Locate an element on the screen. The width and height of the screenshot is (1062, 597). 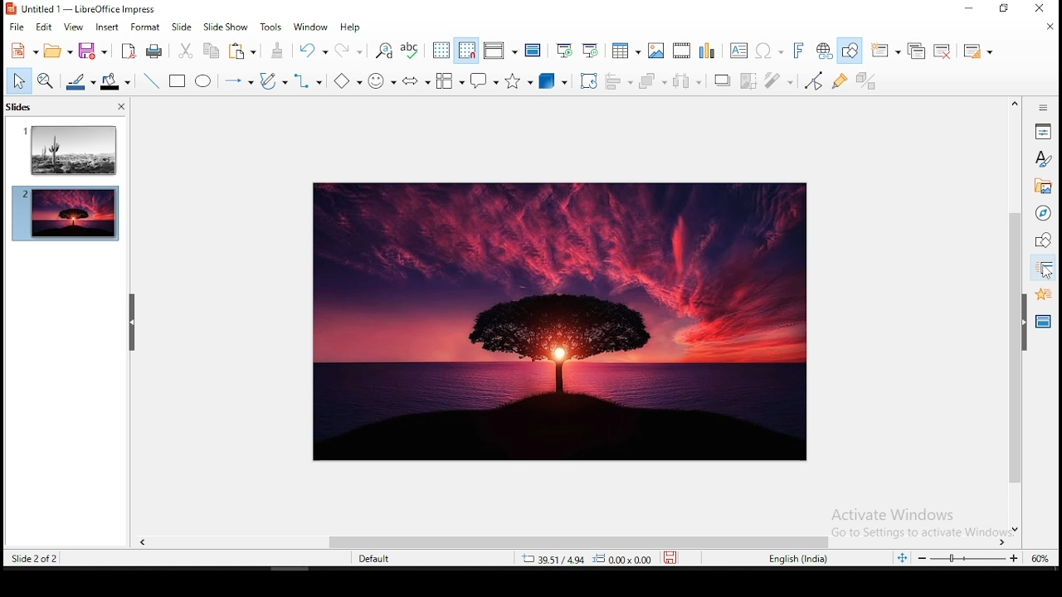
39.51/4.94 is located at coordinates (557, 559).